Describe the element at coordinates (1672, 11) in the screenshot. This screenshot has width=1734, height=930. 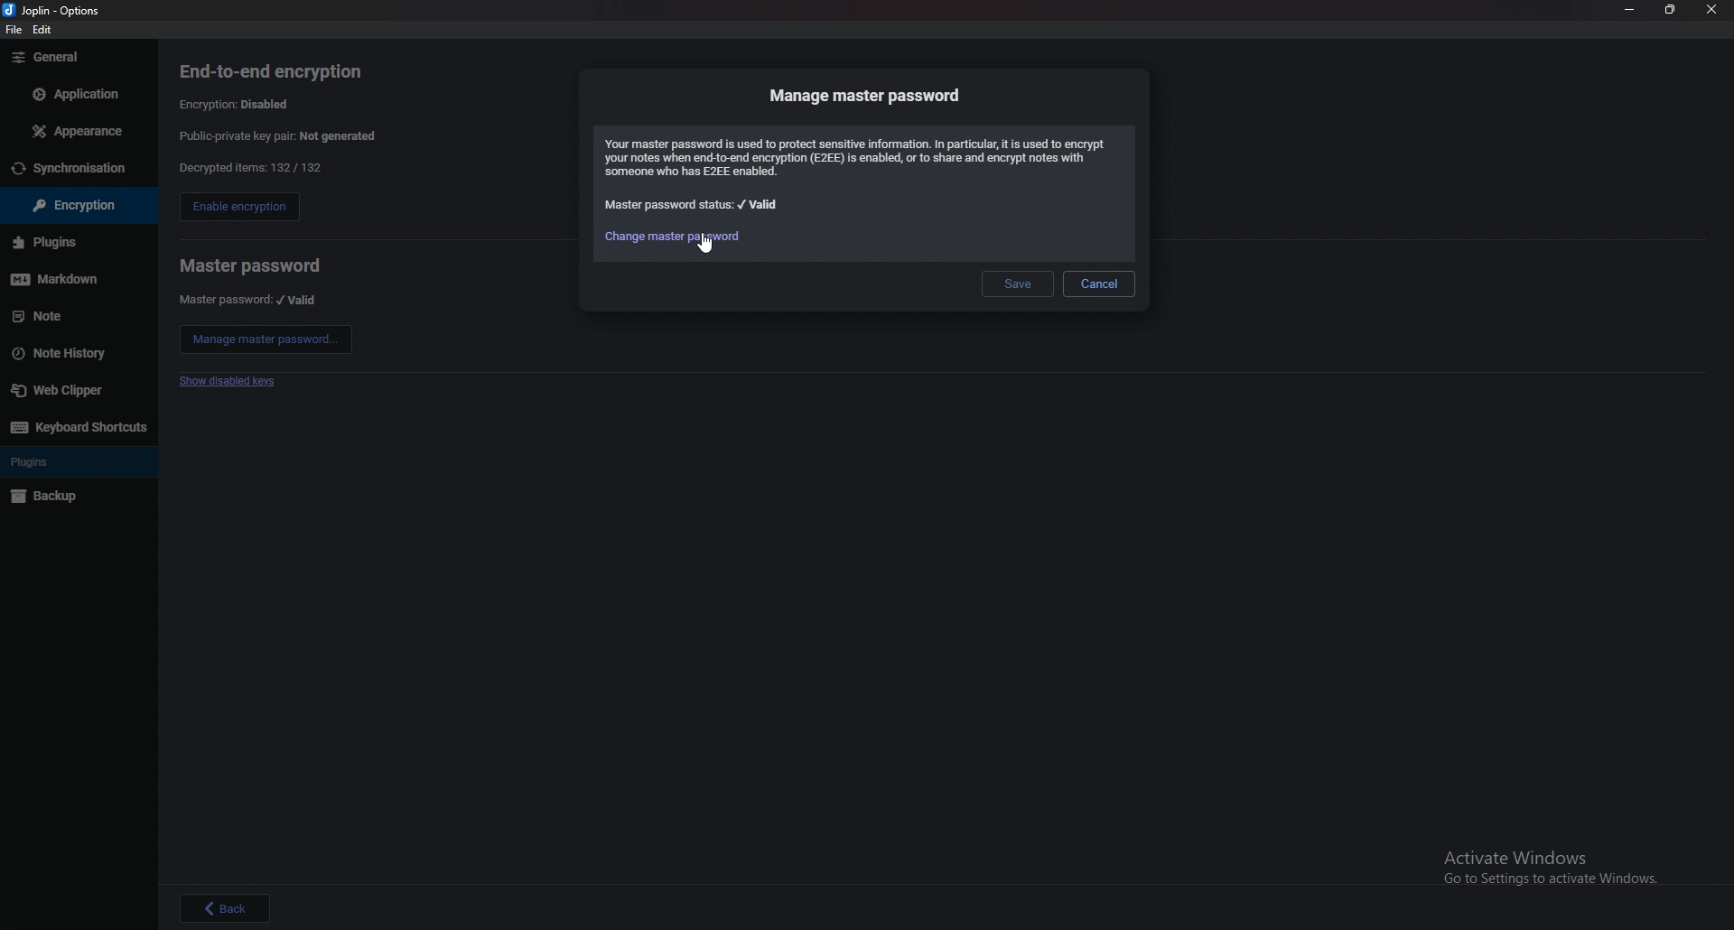
I see `resize` at that location.